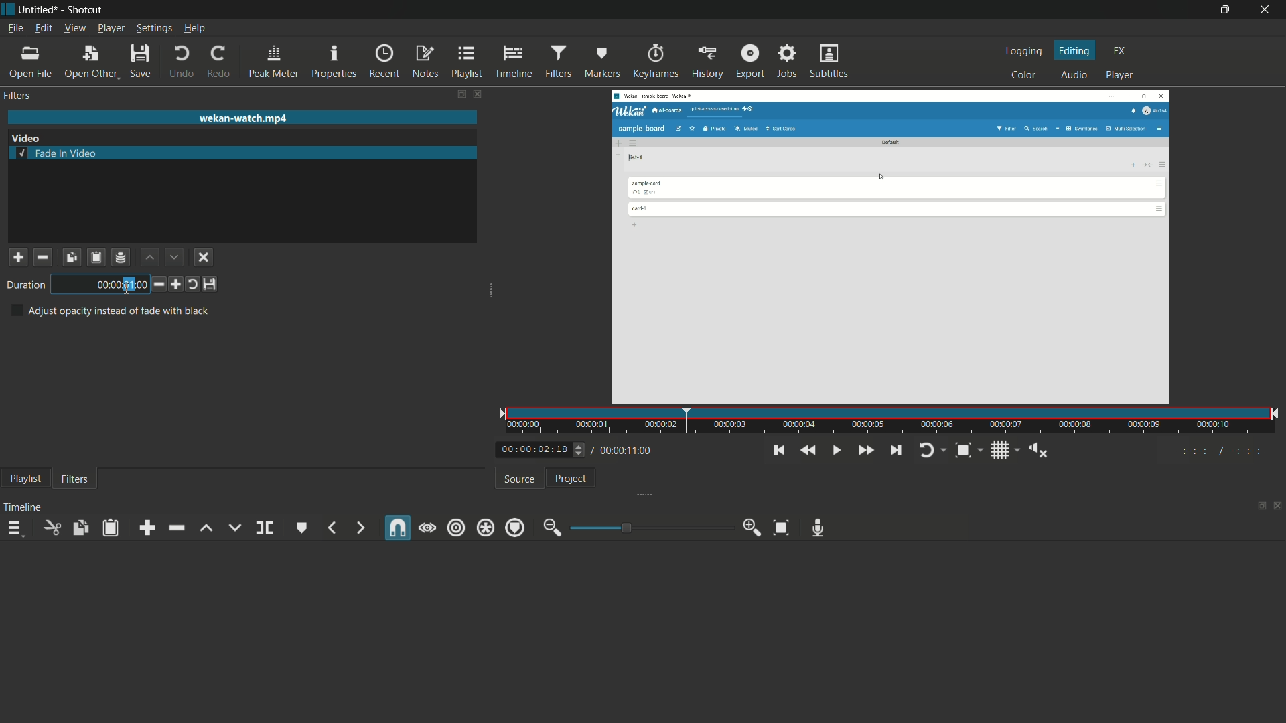 Image resolution: width=1286 pixels, height=723 pixels. Describe the element at coordinates (192, 284) in the screenshot. I see `restore to default` at that location.